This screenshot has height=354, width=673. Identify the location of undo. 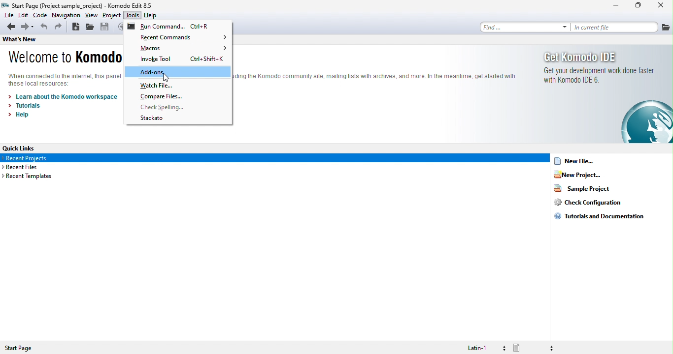
(43, 28).